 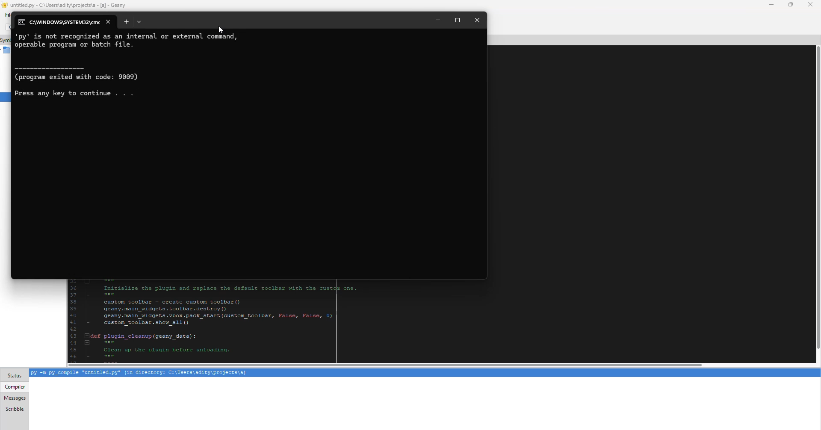 I want to click on maximize, so click(x=457, y=21).